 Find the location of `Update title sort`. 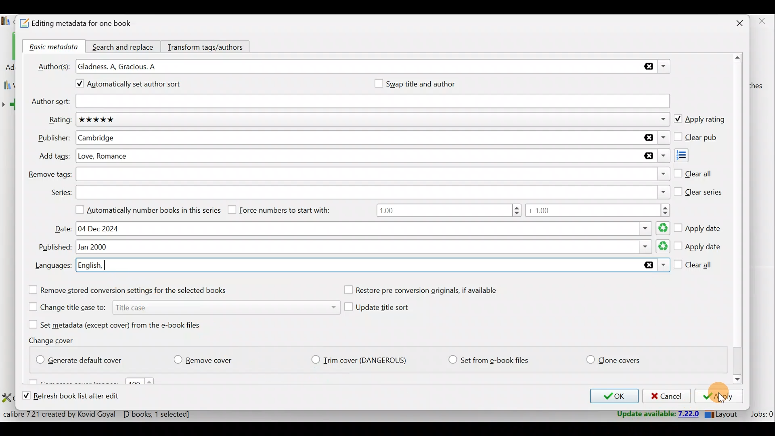

Update title sort is located at coordinates (384, 309).